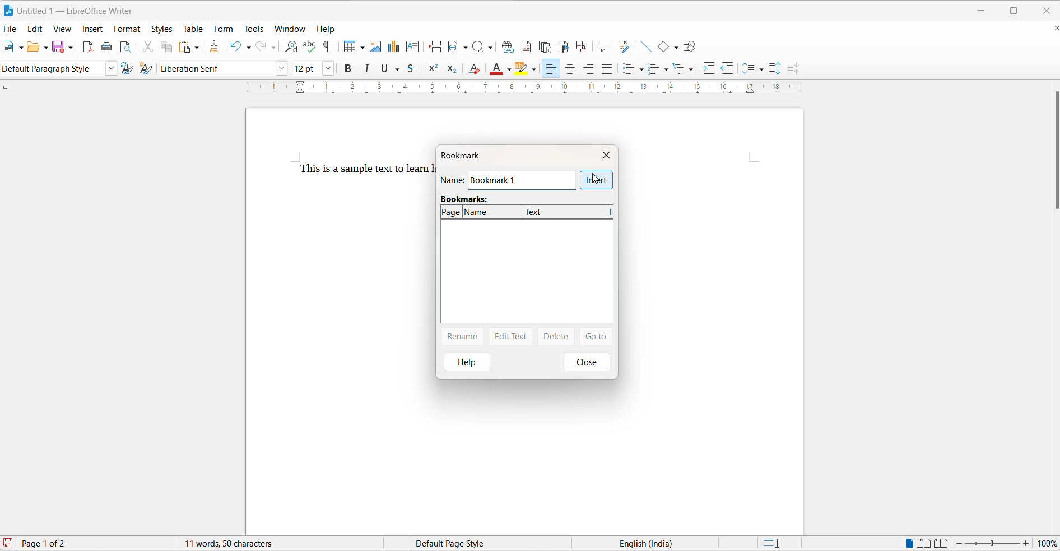 This screenshot has height=551, width=1060. Describe the element at coordinates (1053, 152) in the screenshot. I see `vertical scroll bar` at that location.